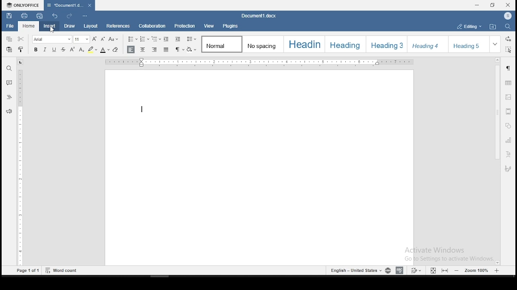  What do you see at coordinates (509, 140) in the screenshot?
I see `charts settings` at bounding box center [509, 140].